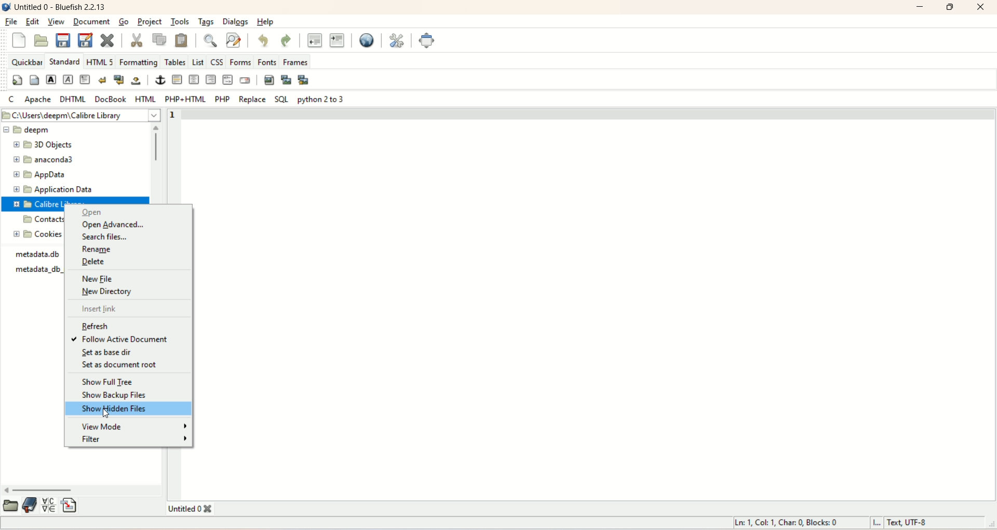 The image size is (997, 530). I want to click on preview in browser, so click(365, 39).